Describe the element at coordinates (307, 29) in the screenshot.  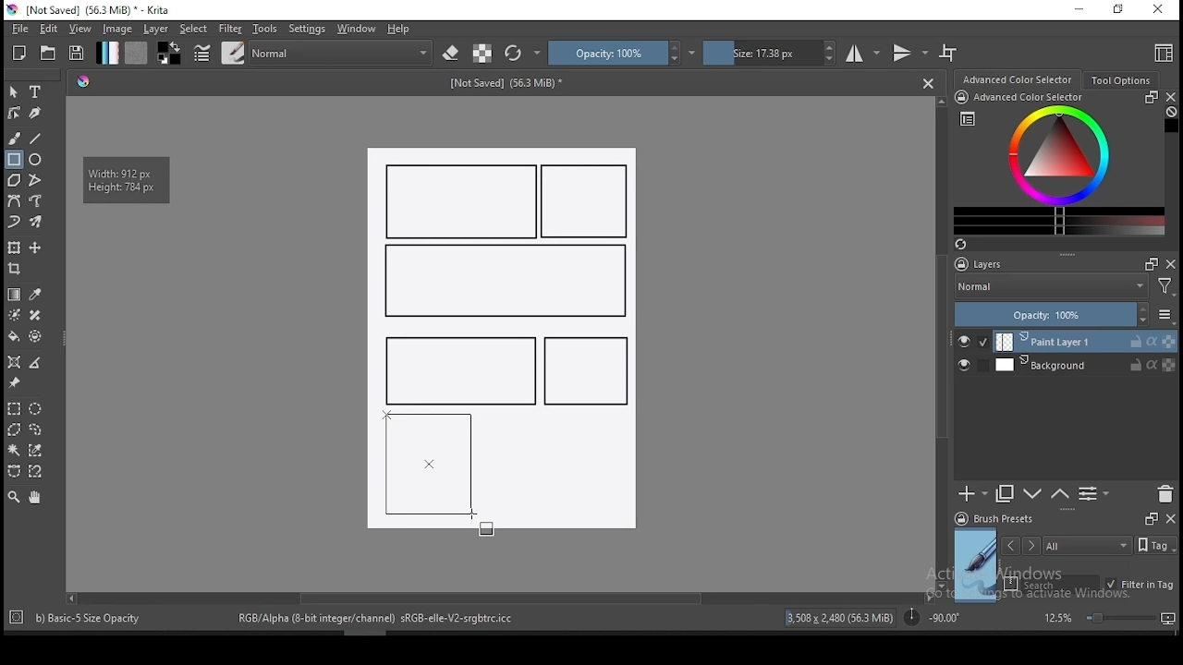
I see `settings` at that location.